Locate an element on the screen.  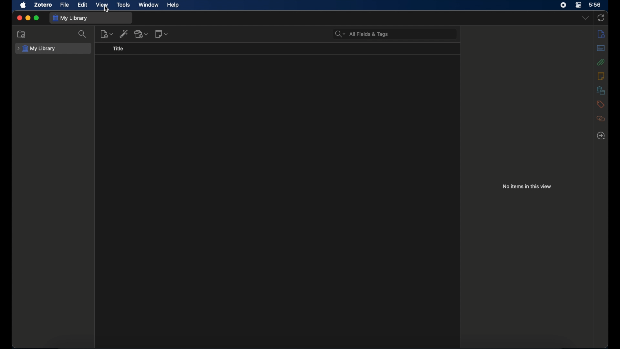
window is located at coordinates (149, 5).